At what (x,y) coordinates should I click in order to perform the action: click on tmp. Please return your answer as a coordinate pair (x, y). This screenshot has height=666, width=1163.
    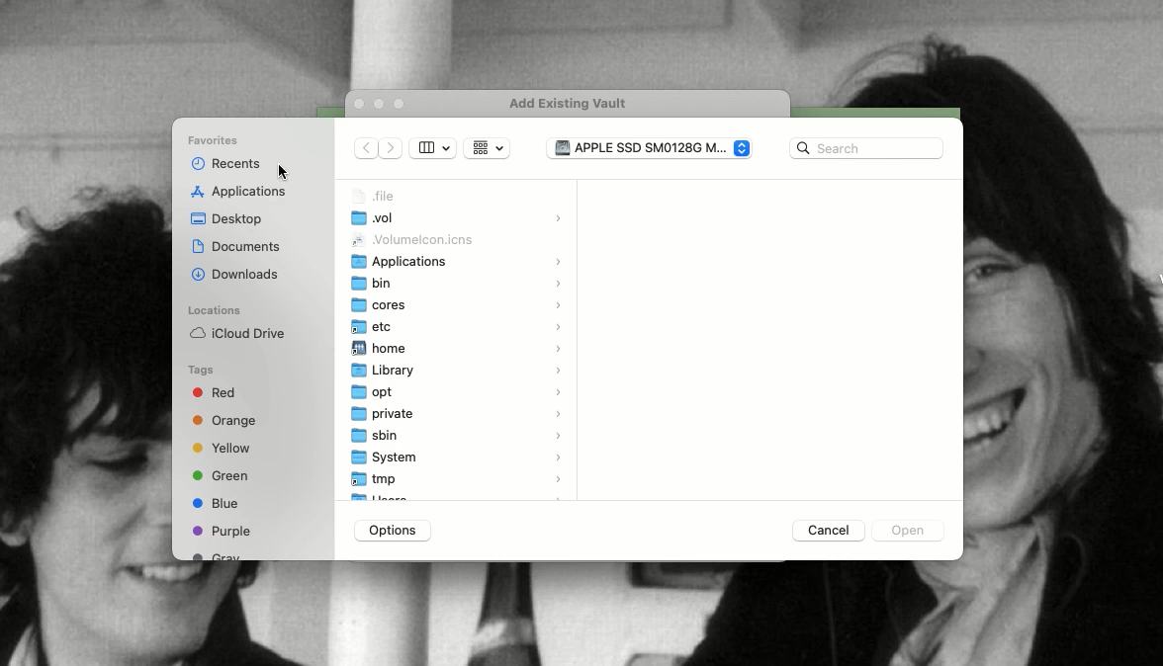
    Looking at the image, I should click on (458, 478).